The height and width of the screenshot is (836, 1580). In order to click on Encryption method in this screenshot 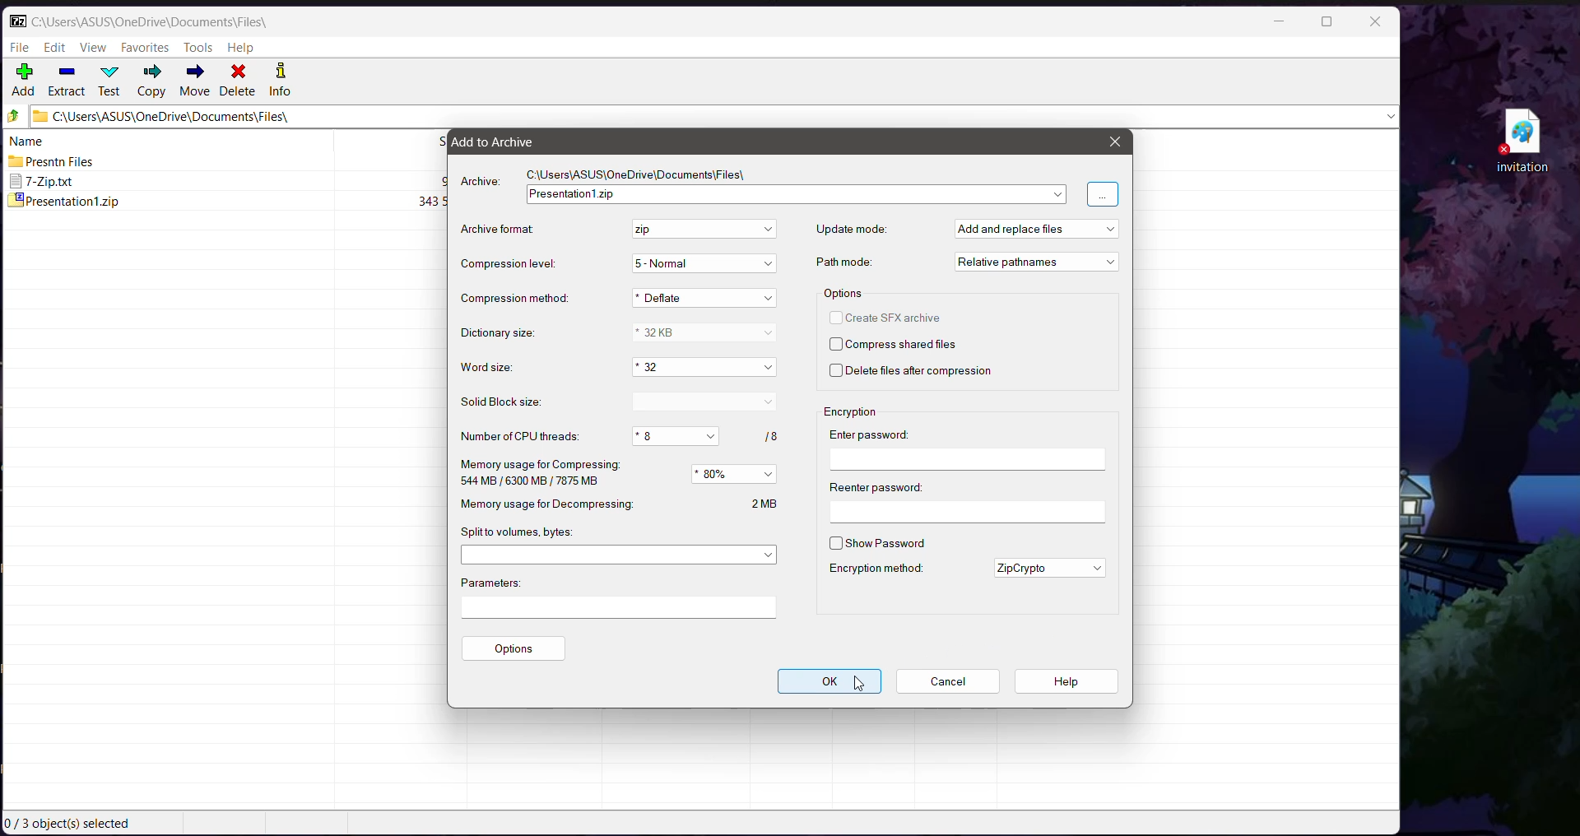, I will do `click(874, 569)`.